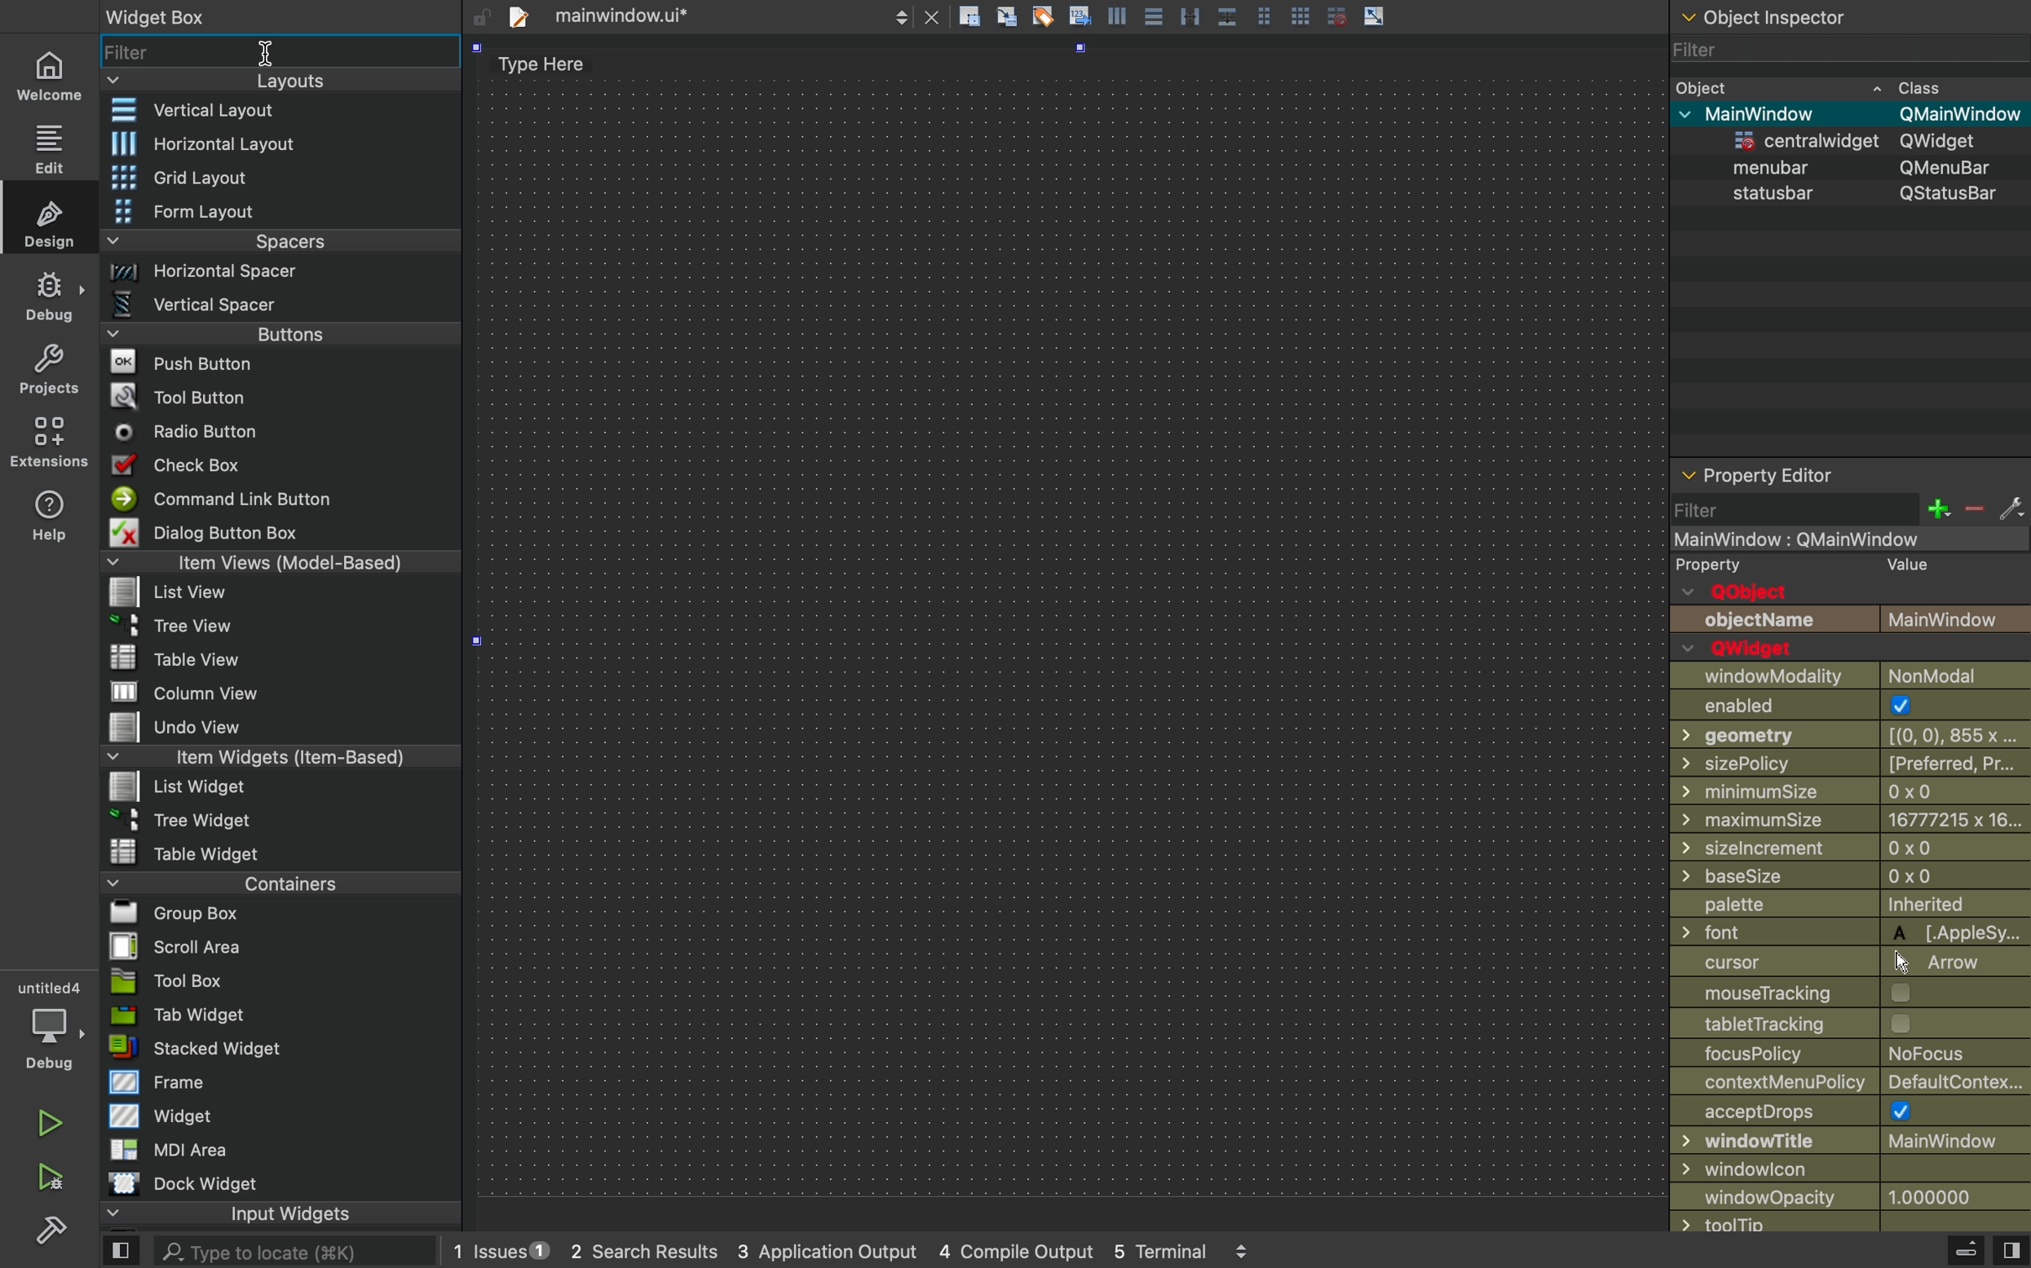 This screenshot has height=1268, width=2031. I want to click on frame, so click(277, 1084).